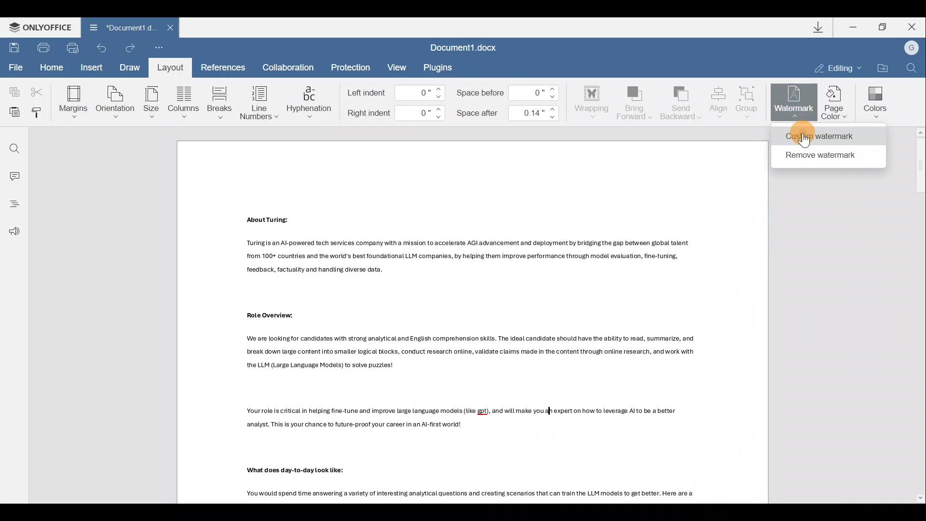  I want to click on Custom watermark, so click(825, 137).